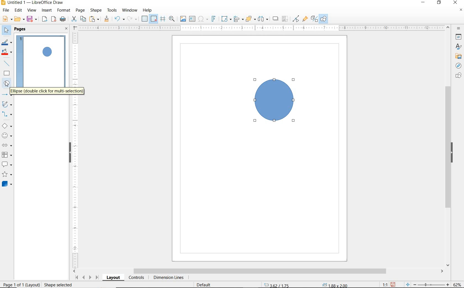 The height and width of the screenshot is (288, 464). Describe the element at coordinates (132, 19) in the screenshot. I see `REDO` at that location.